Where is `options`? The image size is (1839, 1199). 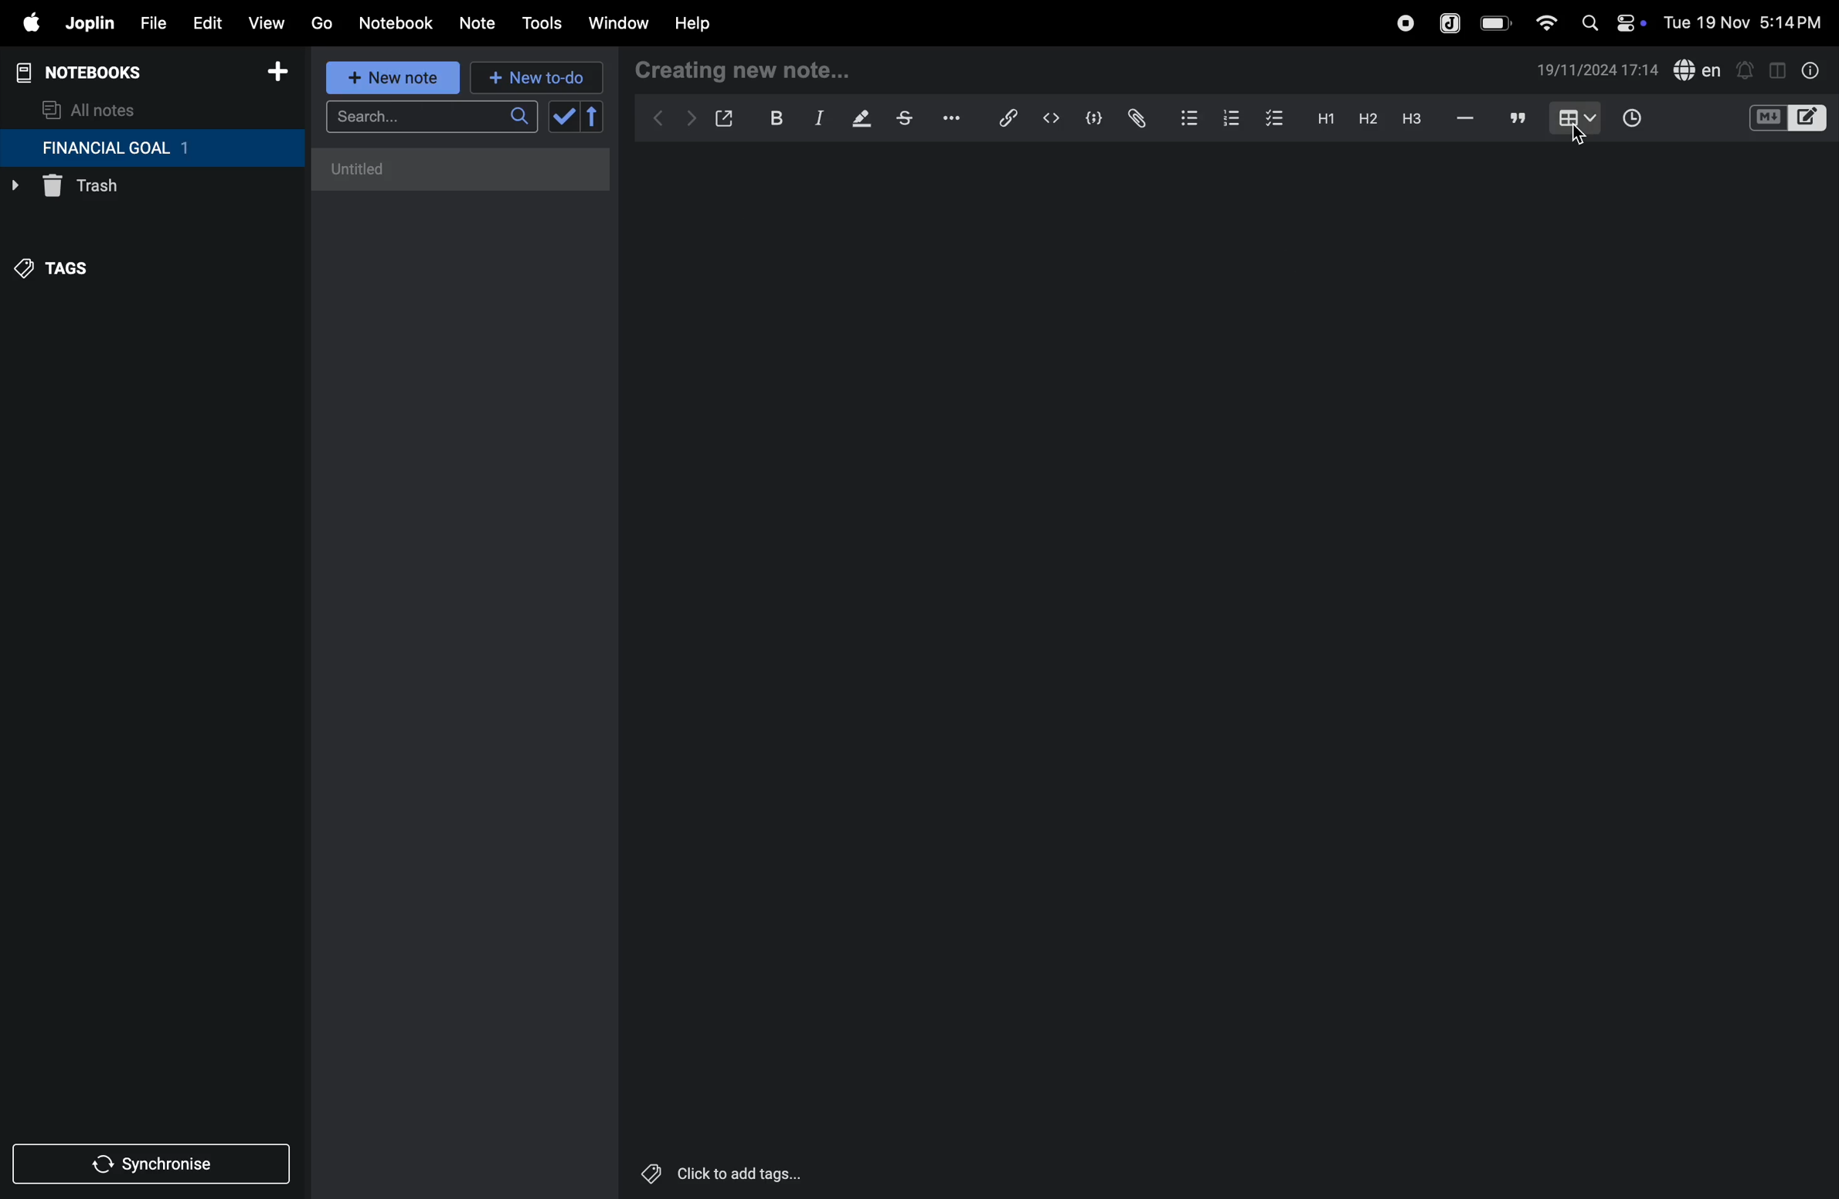
options is located at coordinates (954, 118).